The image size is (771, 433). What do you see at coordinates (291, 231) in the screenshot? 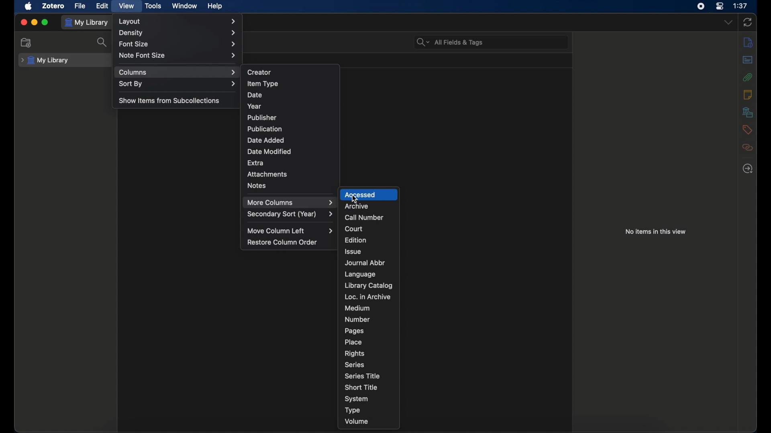
I see `move column left` at bounding box center [291, 231].